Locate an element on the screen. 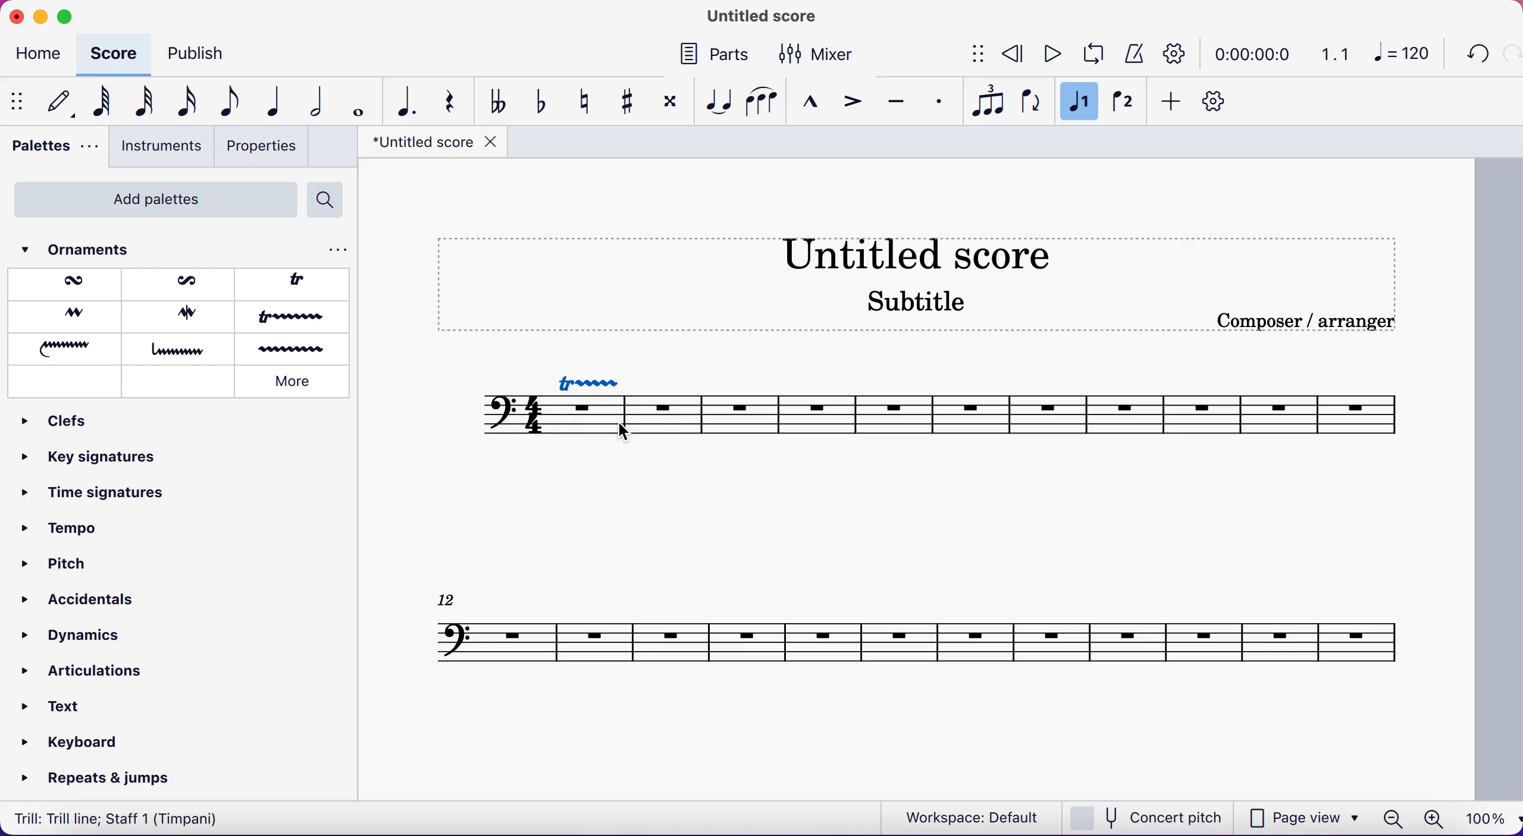  instruments is located at coordinates (160, 147).